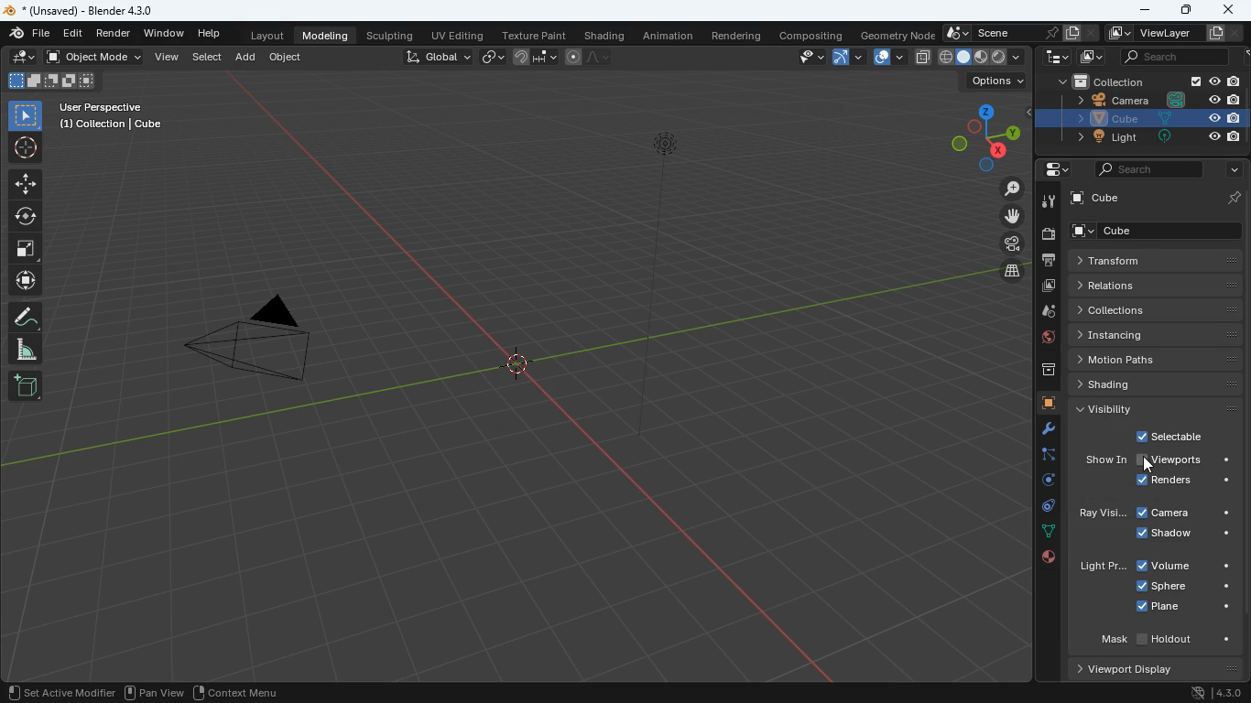 This screenshot has height=703, width=1251. I want to click on plane, so click(1186, 609).